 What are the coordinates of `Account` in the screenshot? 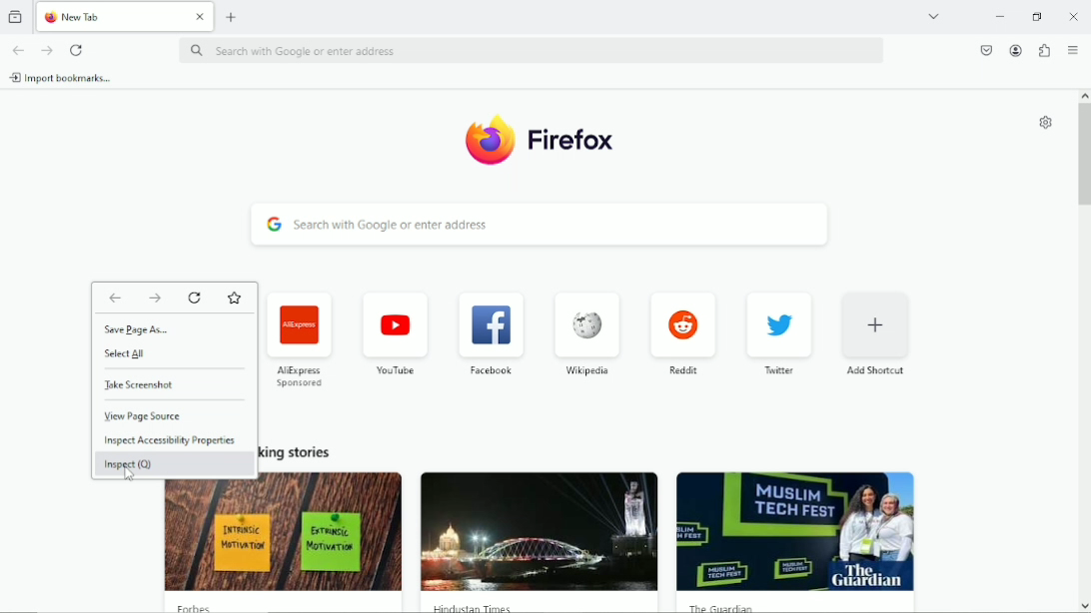 It's located at (1014, 50).